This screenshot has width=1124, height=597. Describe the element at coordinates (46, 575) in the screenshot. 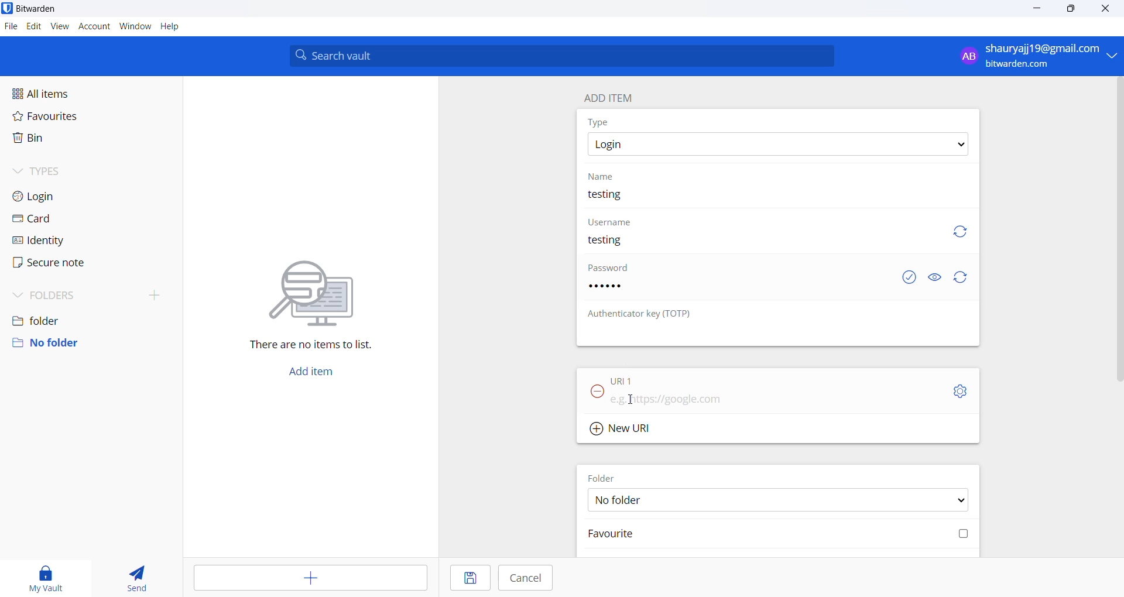

I see `my vault` at that location.